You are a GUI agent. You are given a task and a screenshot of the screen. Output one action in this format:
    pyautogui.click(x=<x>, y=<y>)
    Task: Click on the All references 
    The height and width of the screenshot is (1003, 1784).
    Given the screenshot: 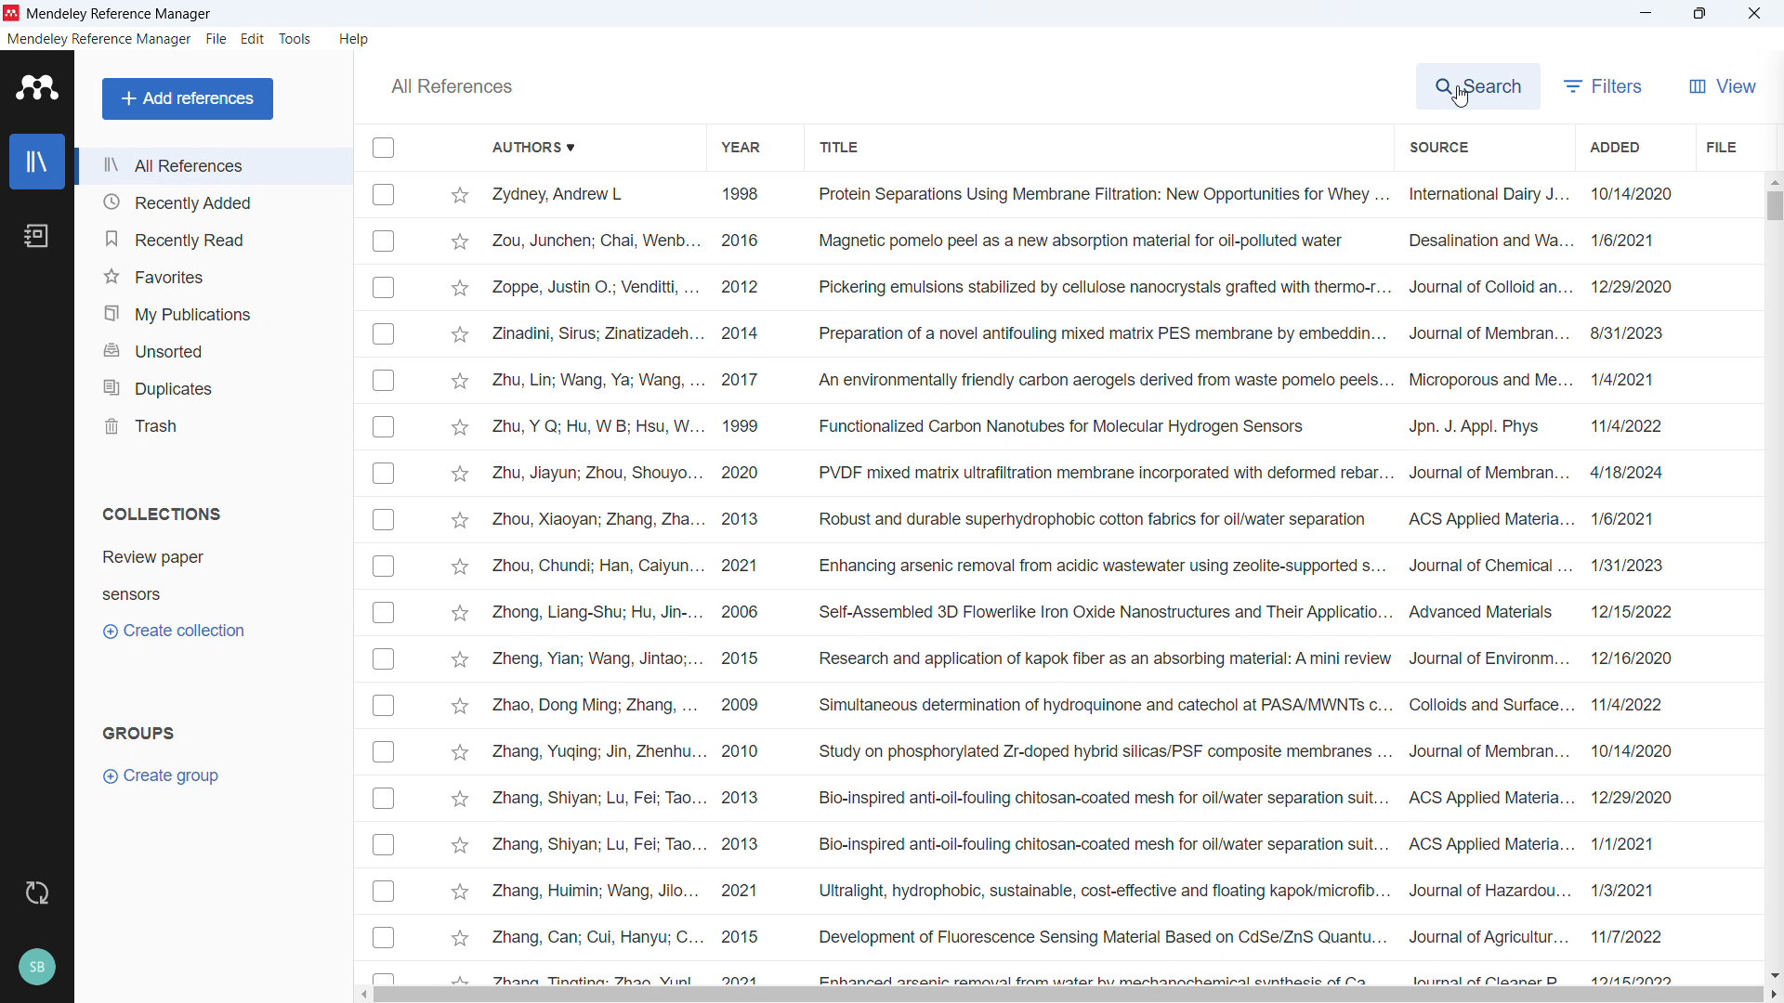 What is the action you would take?
    pyautogui.click(x=213, y=165)
    